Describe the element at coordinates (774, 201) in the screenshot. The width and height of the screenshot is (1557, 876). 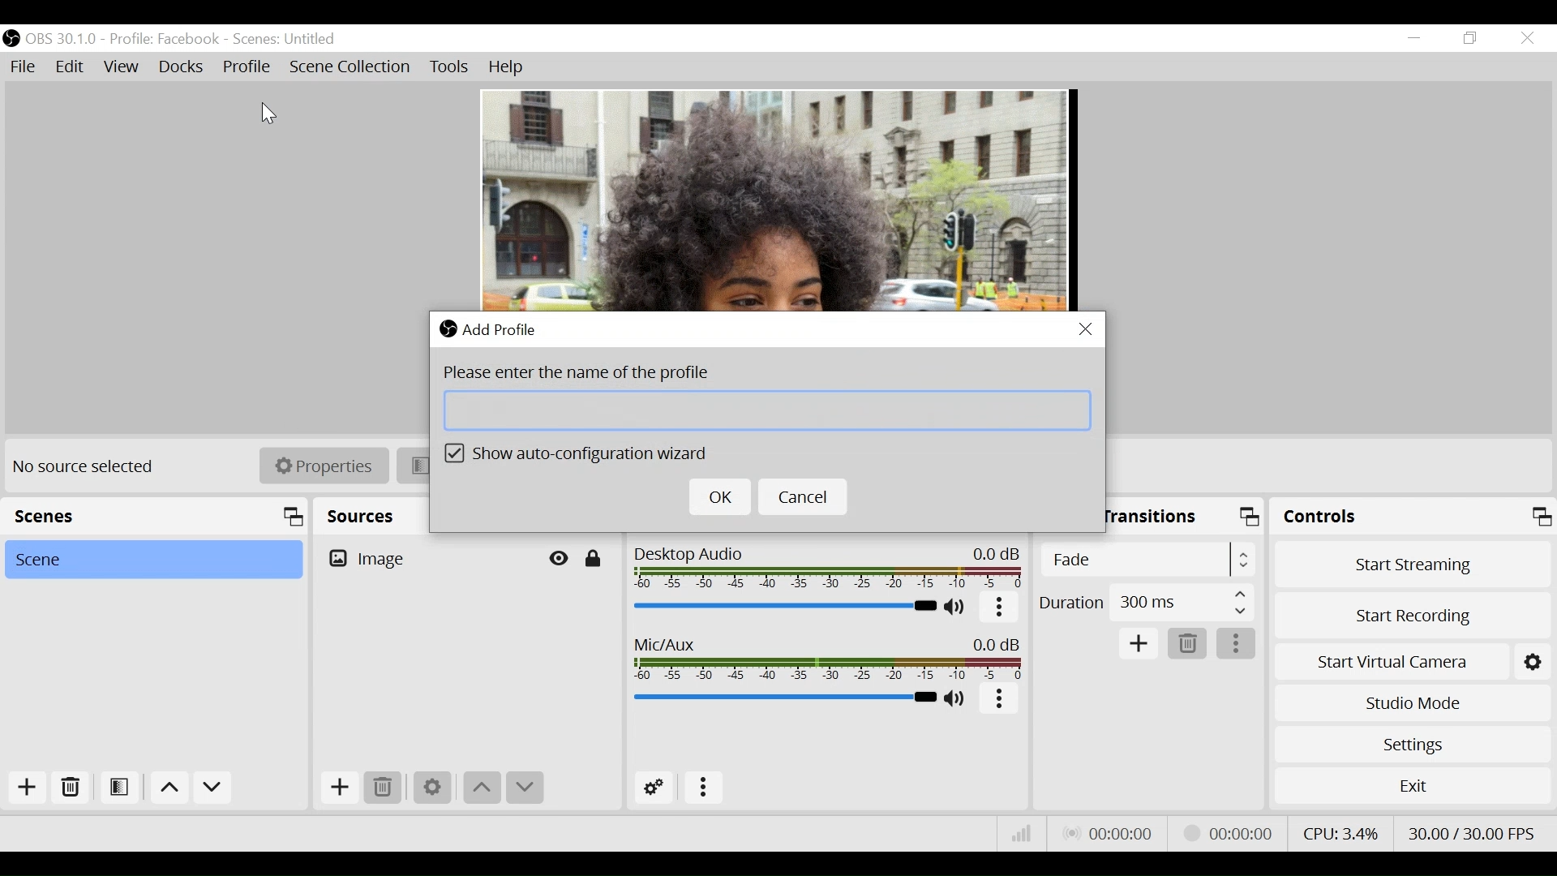
I see `Image` at that location.